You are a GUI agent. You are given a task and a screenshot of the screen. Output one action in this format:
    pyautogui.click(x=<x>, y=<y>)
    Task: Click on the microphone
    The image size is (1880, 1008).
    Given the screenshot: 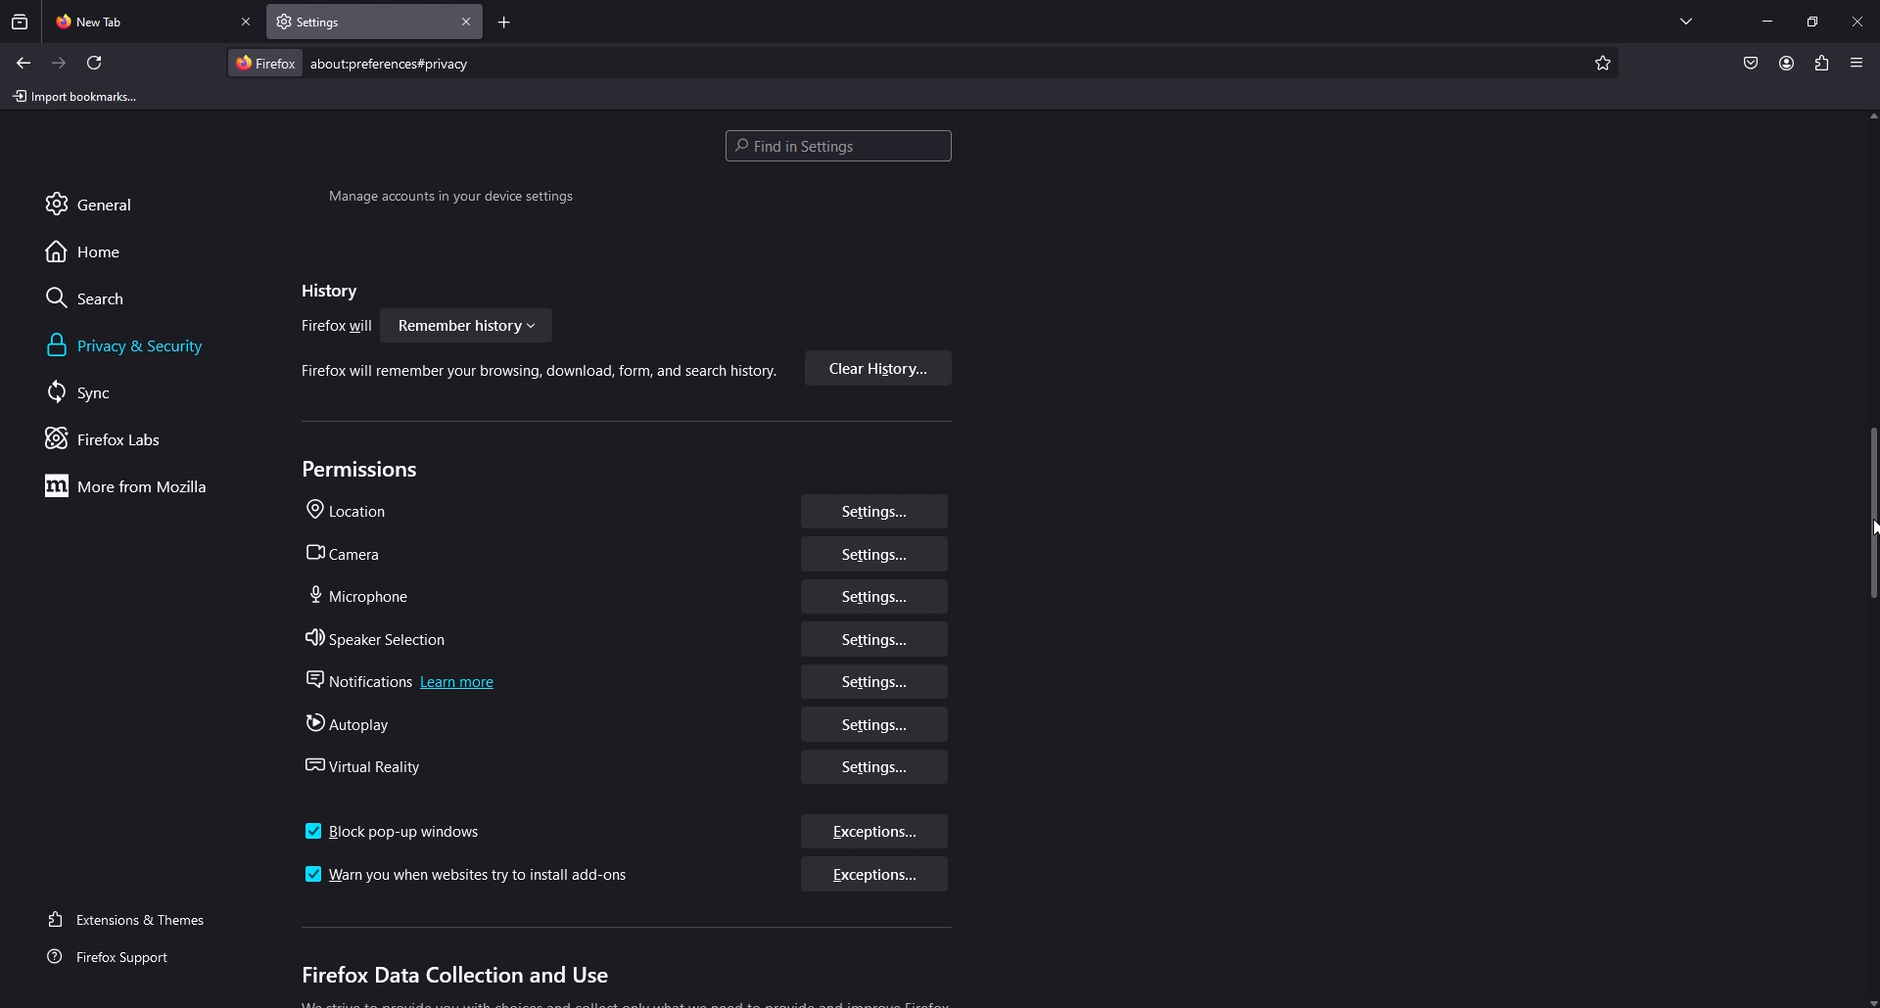 What is the action you would take?
    pyautogui.click(x=361, y=595)
    